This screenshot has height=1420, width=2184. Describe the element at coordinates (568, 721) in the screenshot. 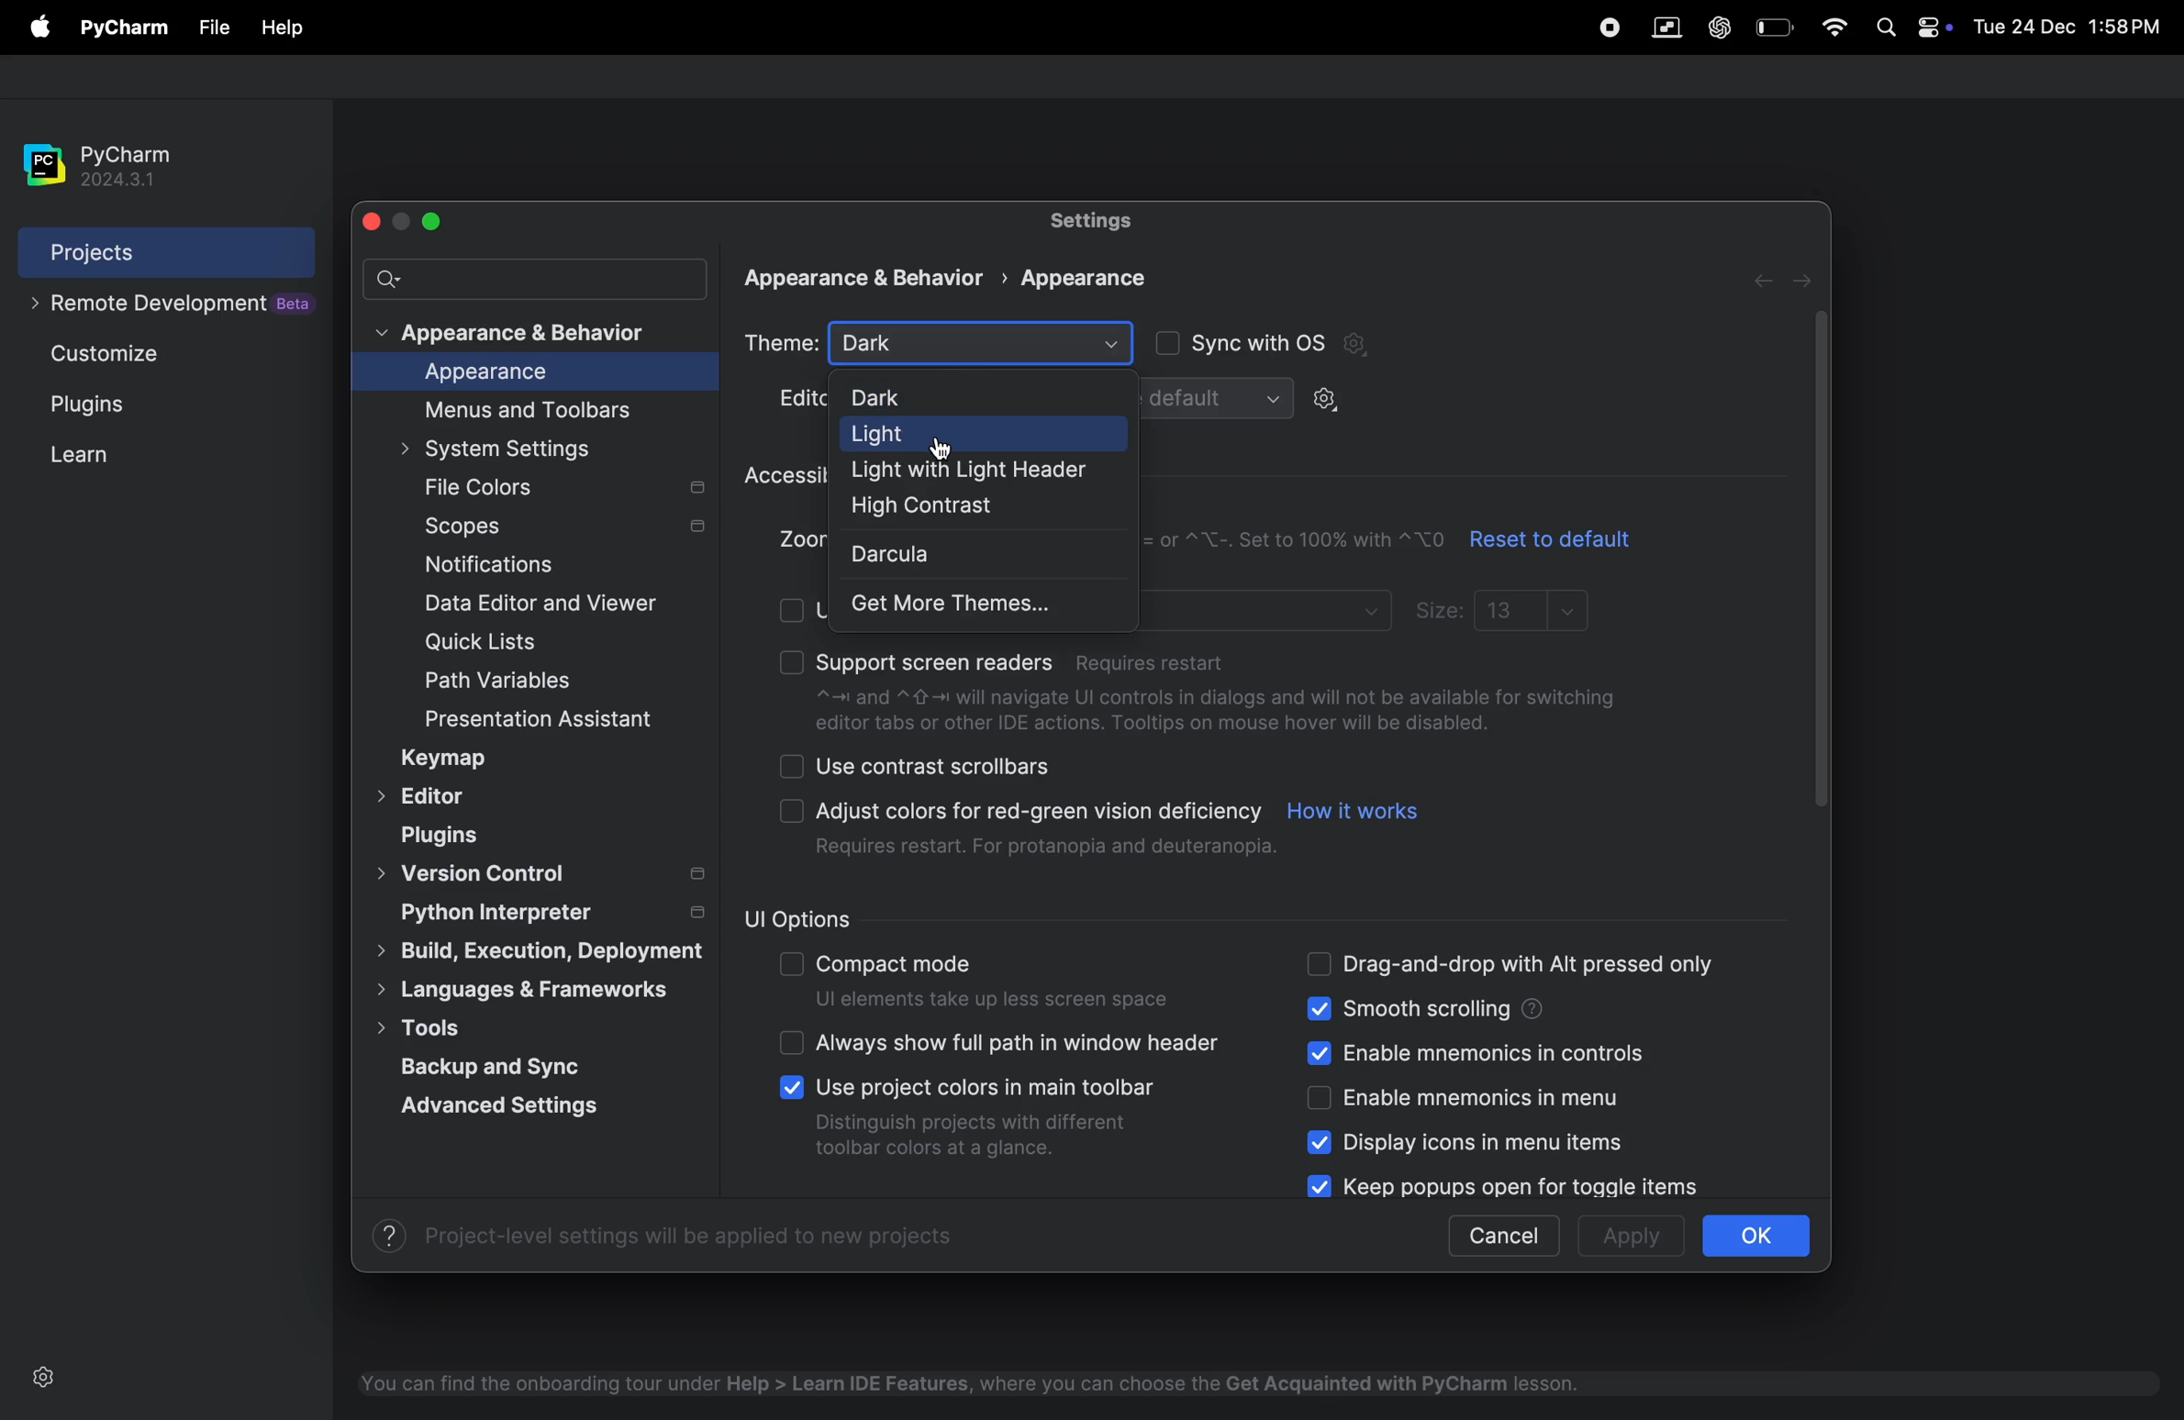

I see `presentation assistant` at that location.